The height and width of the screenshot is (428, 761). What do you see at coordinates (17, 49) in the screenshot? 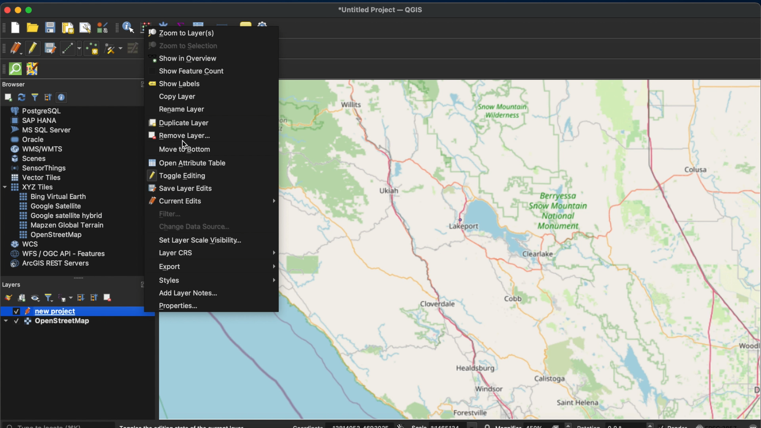
I see `current edits` at bounding box center [17, 49].